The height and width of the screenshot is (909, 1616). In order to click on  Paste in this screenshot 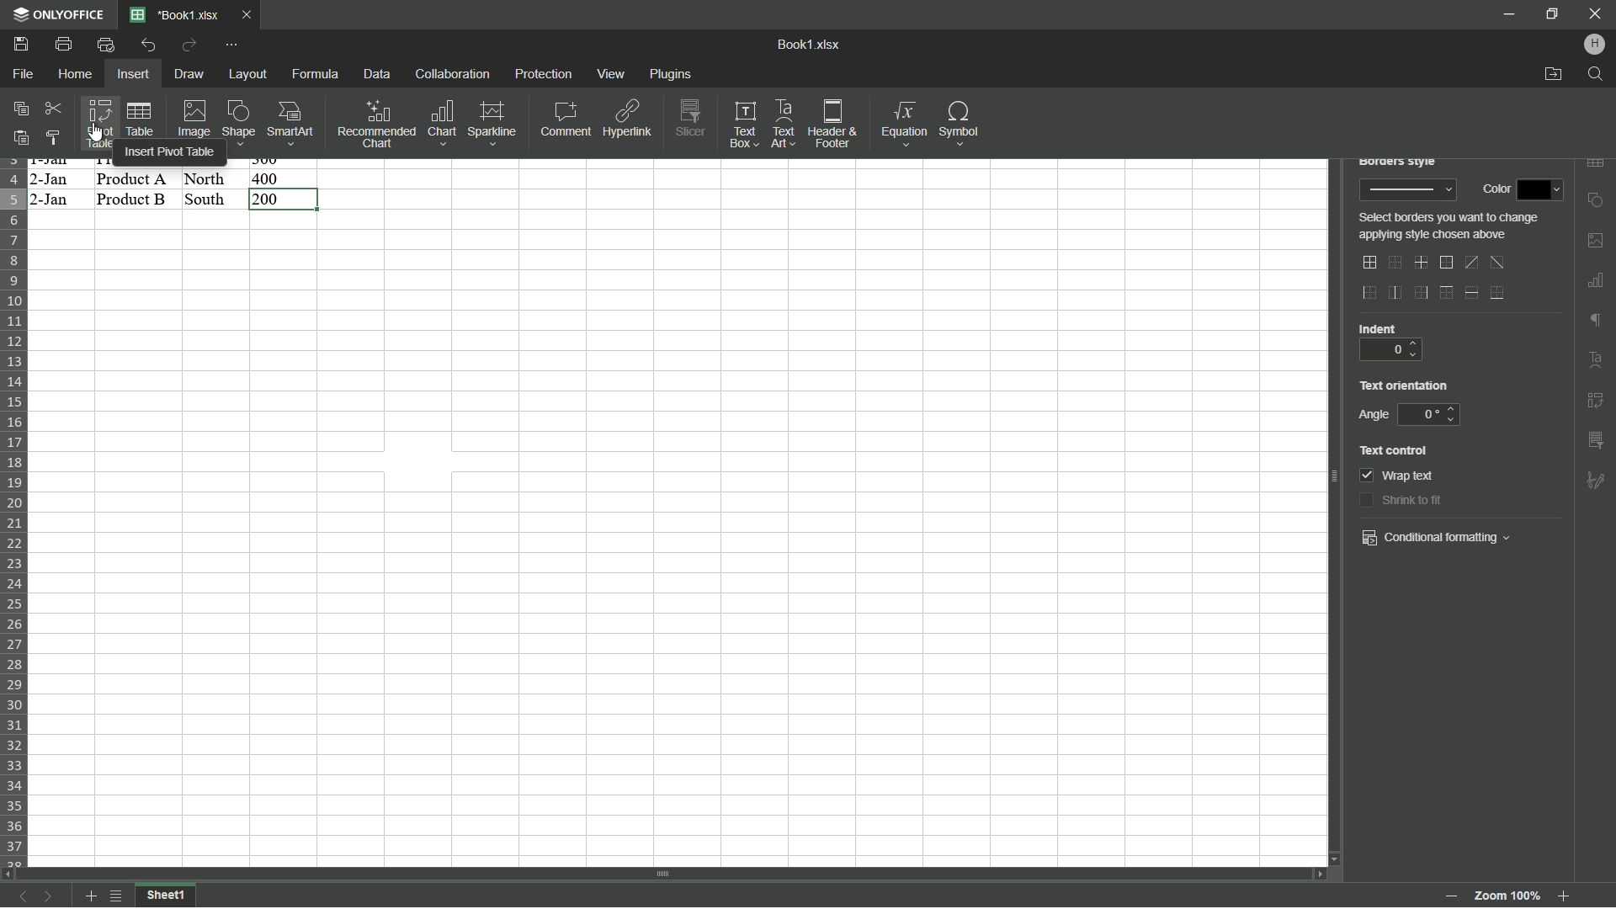, I will do `click(19, 136)`.